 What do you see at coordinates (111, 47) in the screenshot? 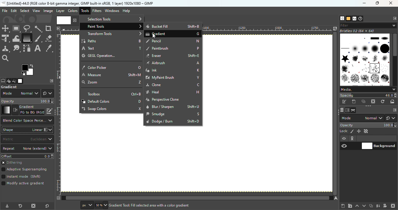
I see `Text` at bounding box center [111, 47].